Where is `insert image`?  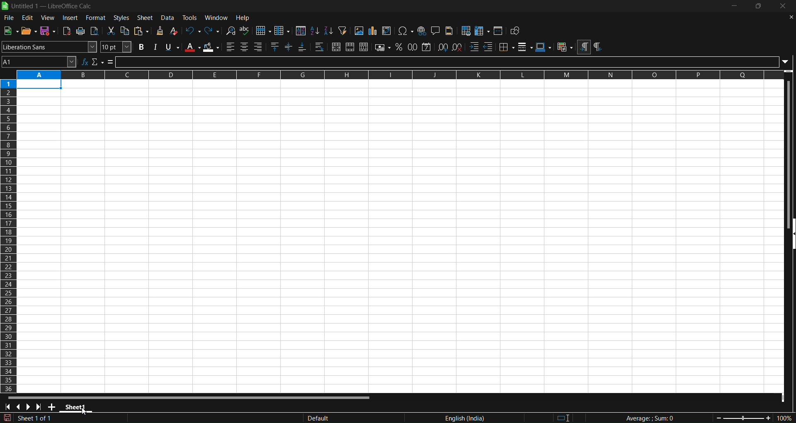 insert image is located at coordinates (358, 31).